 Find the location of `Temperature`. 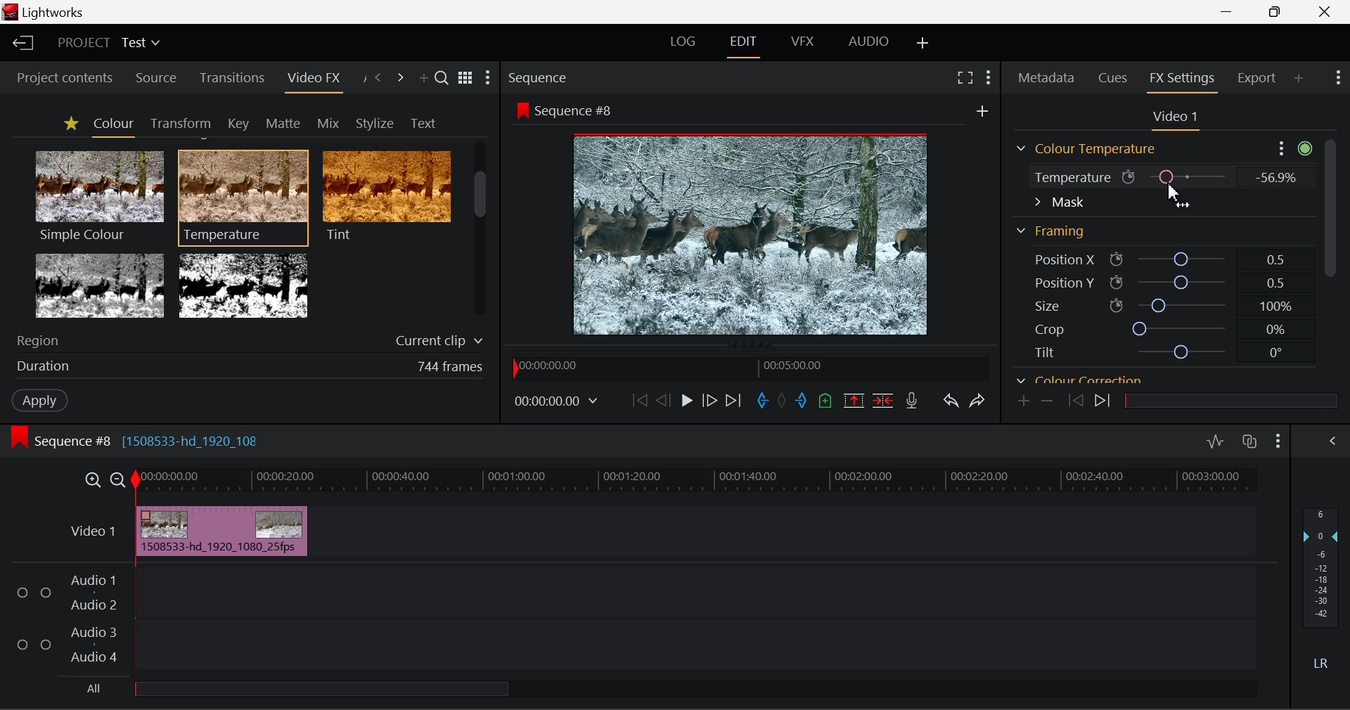

Temperature is located at coordinates (1069, 179).